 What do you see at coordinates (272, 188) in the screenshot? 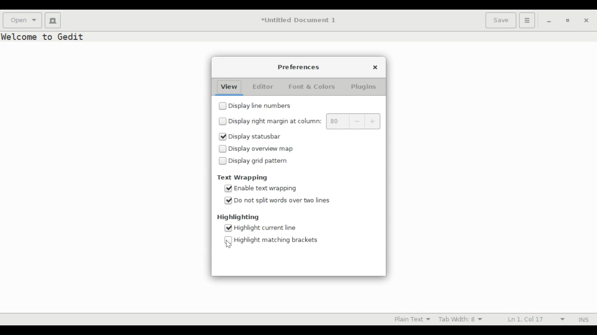
I see `Enable text wrapping` at bounding box center [272, 188].